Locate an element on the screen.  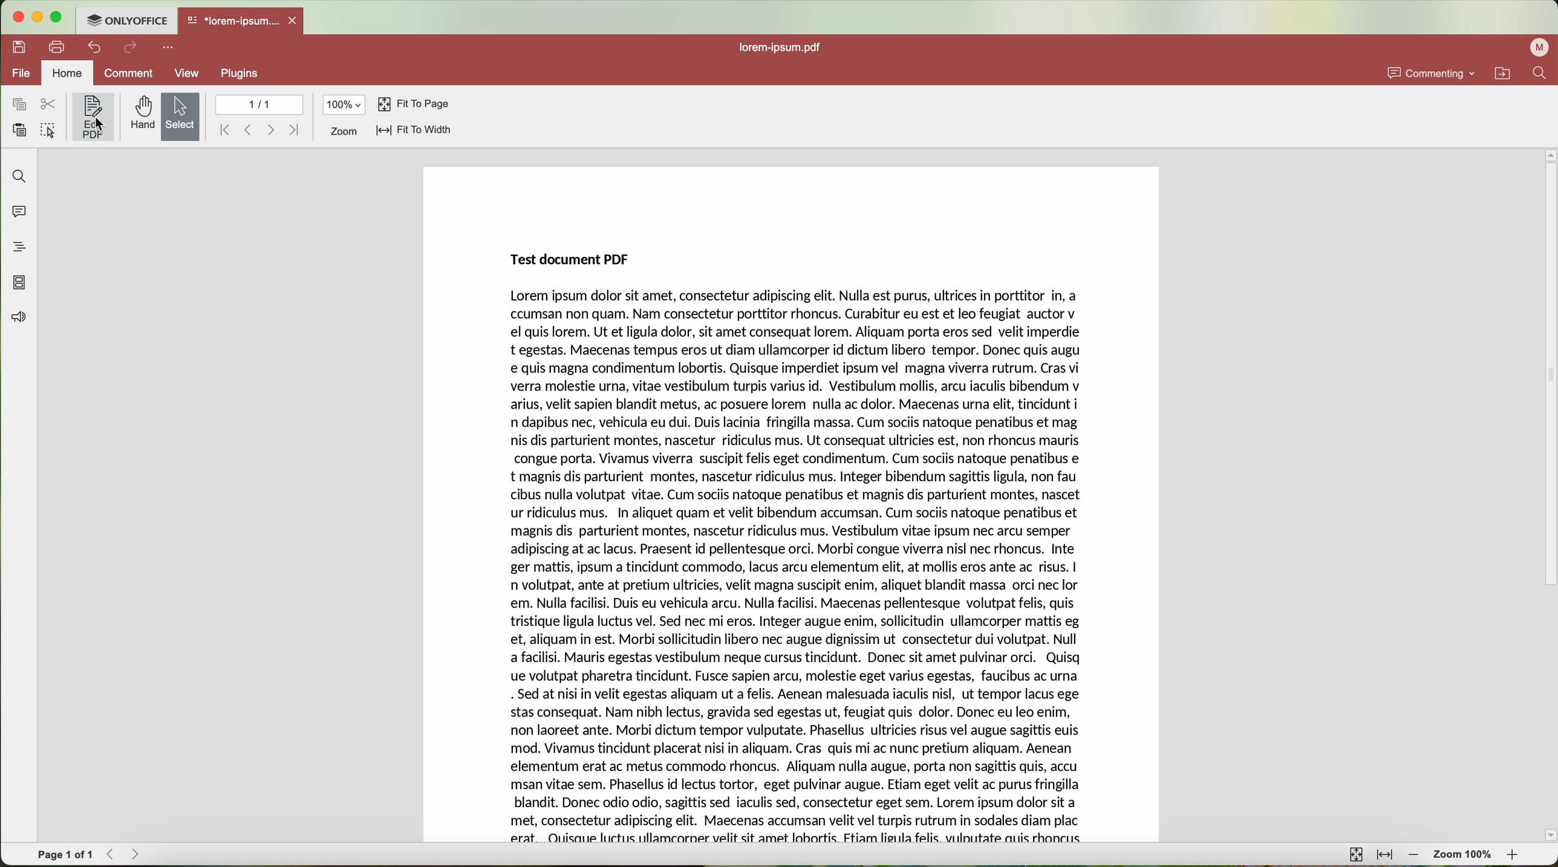
maximize is located at coordinates (57, 17).